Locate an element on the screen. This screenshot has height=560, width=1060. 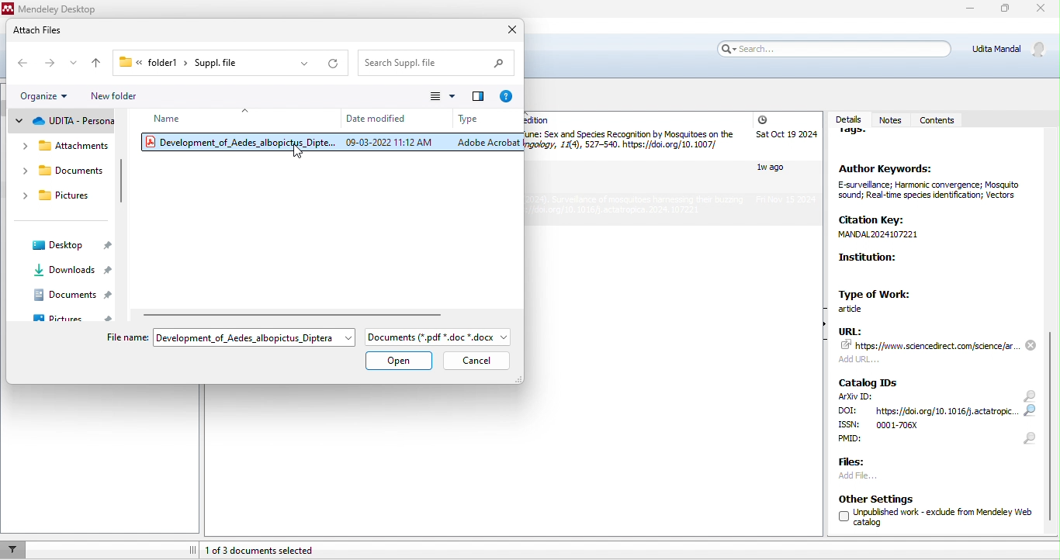
type of work is located at coordinates (882, 299).